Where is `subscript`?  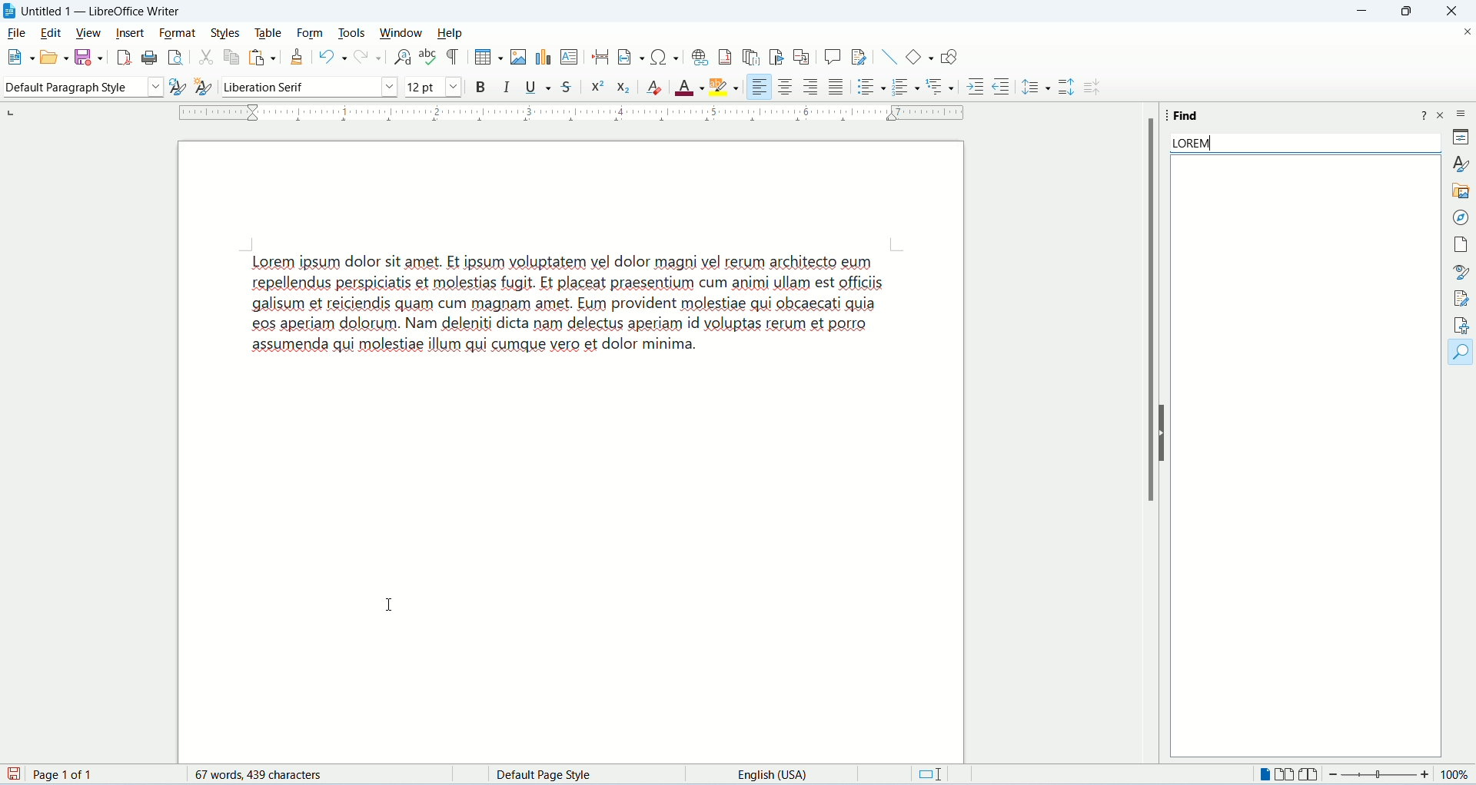
subscript is located at coordinates (623, 88).